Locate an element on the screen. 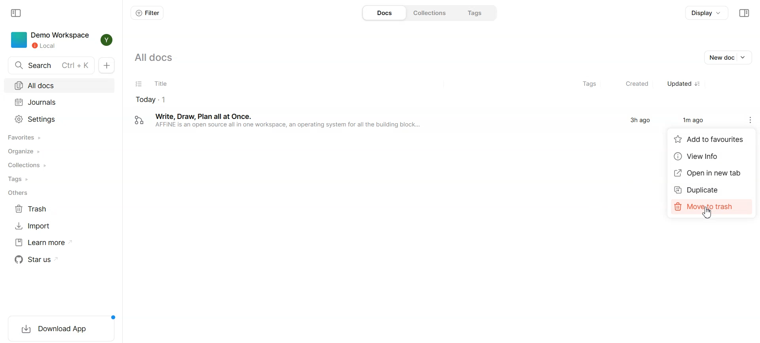  Collections is located at coordinates (59, 166).